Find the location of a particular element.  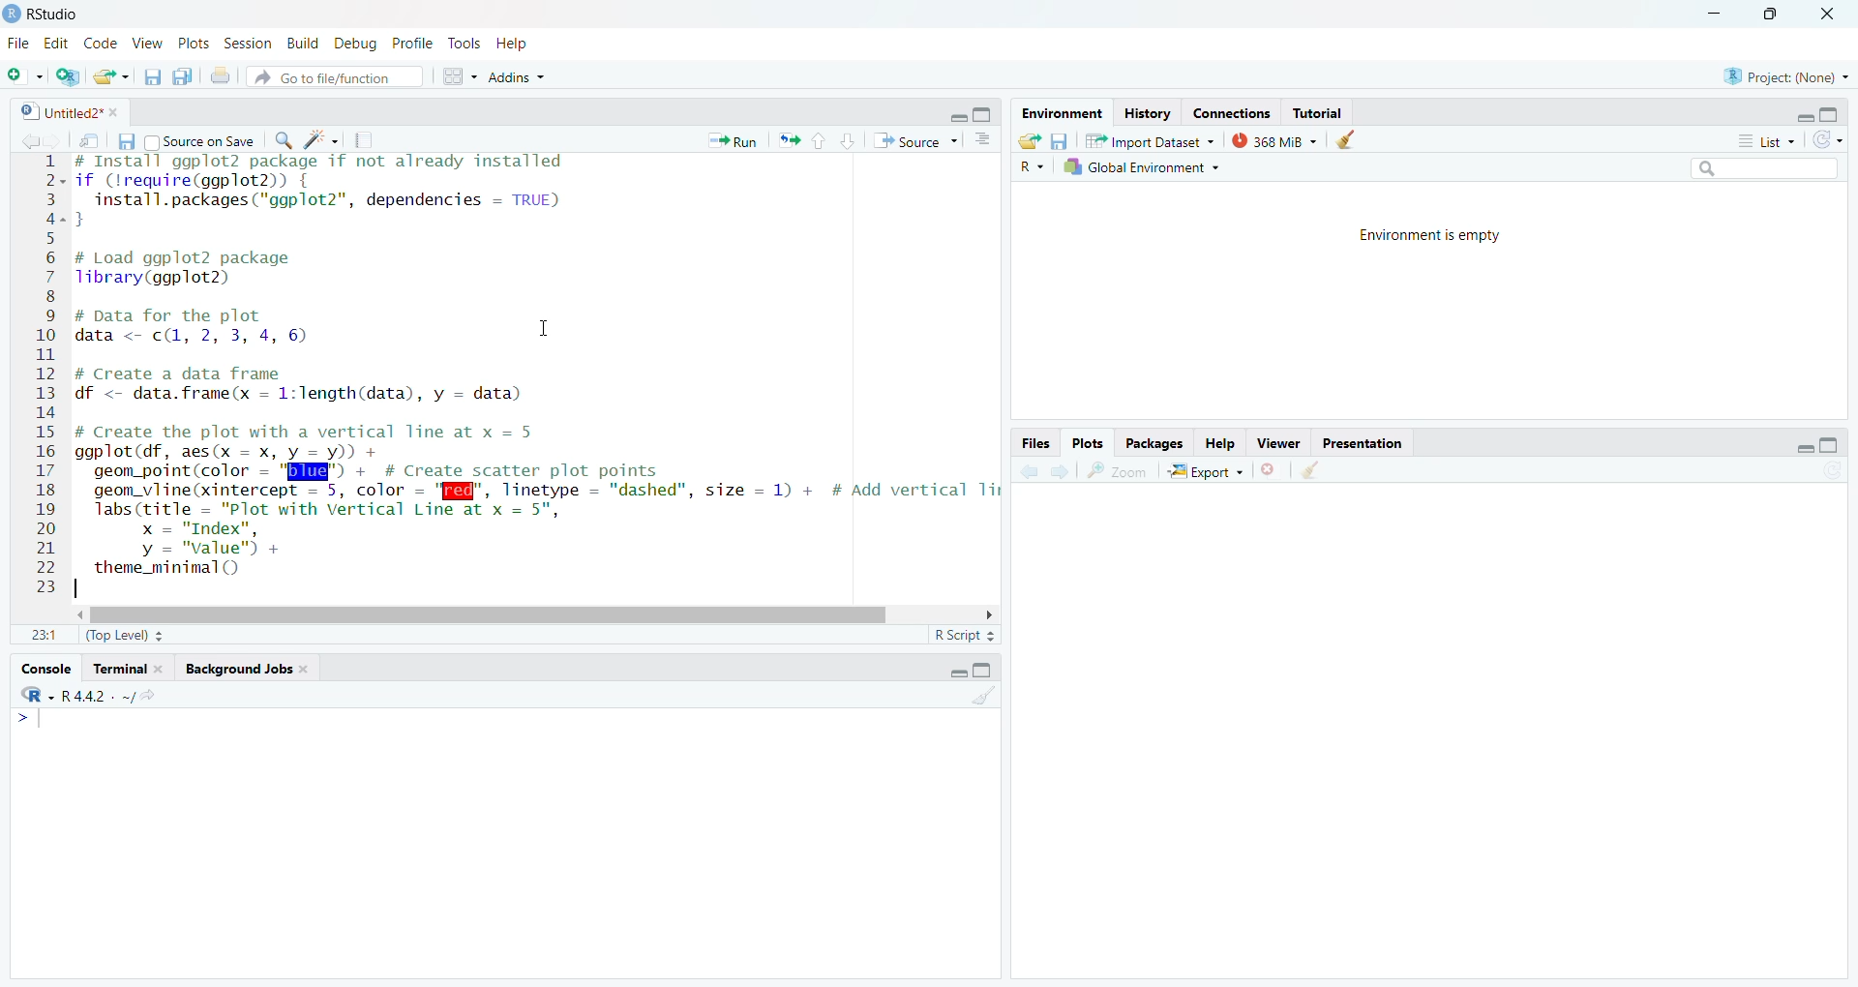

Background Jobs. is located at coordinates (255, 670).